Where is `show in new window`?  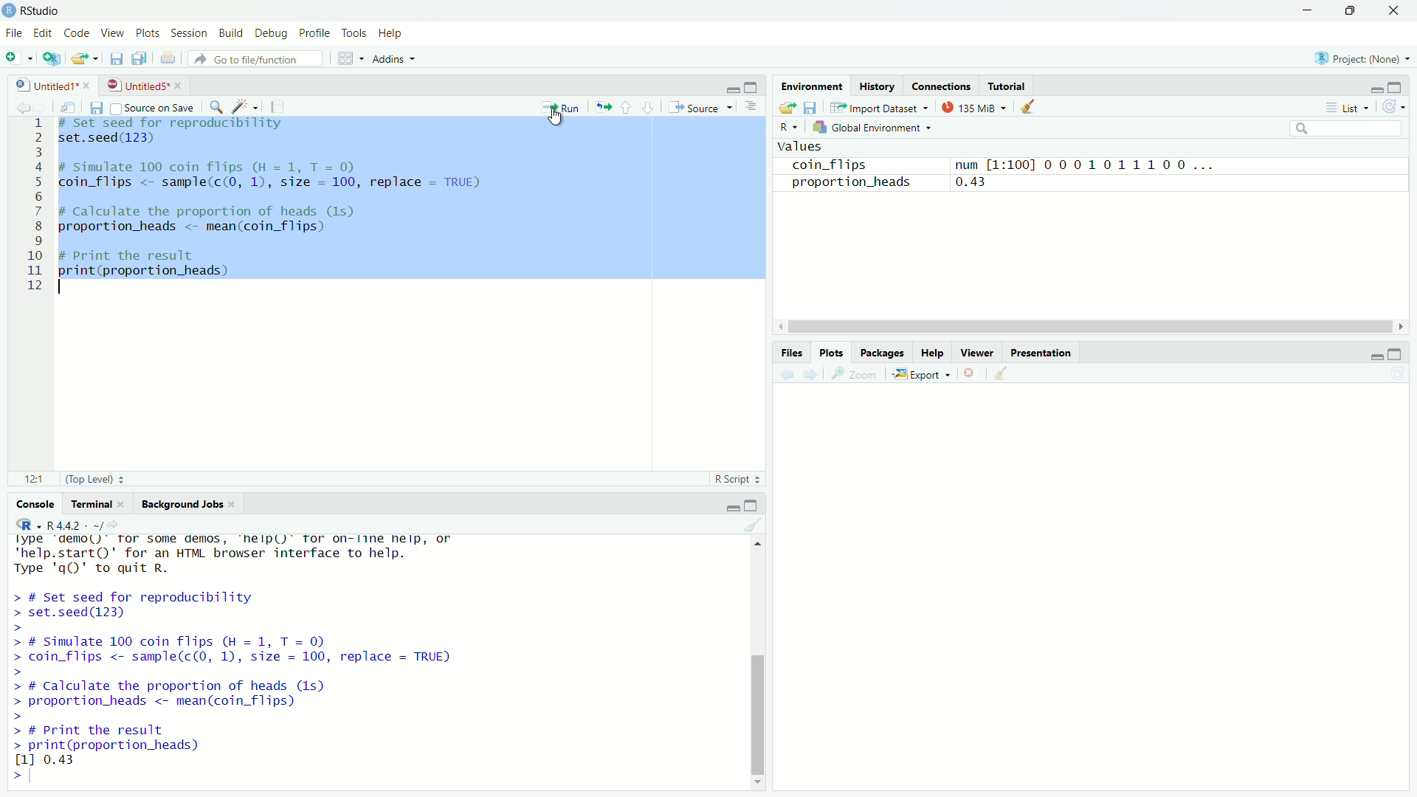
show in new window is located at coordinates (66, 106).